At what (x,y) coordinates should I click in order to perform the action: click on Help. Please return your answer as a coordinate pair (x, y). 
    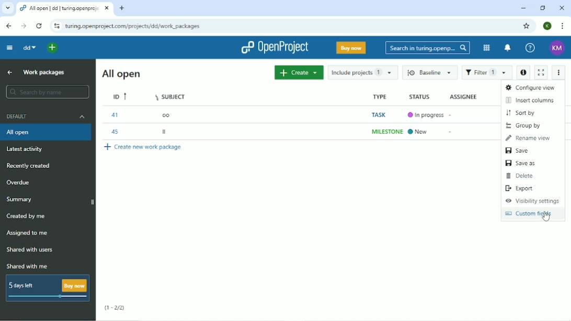
    Looking at the image, I should click on (530, 48).